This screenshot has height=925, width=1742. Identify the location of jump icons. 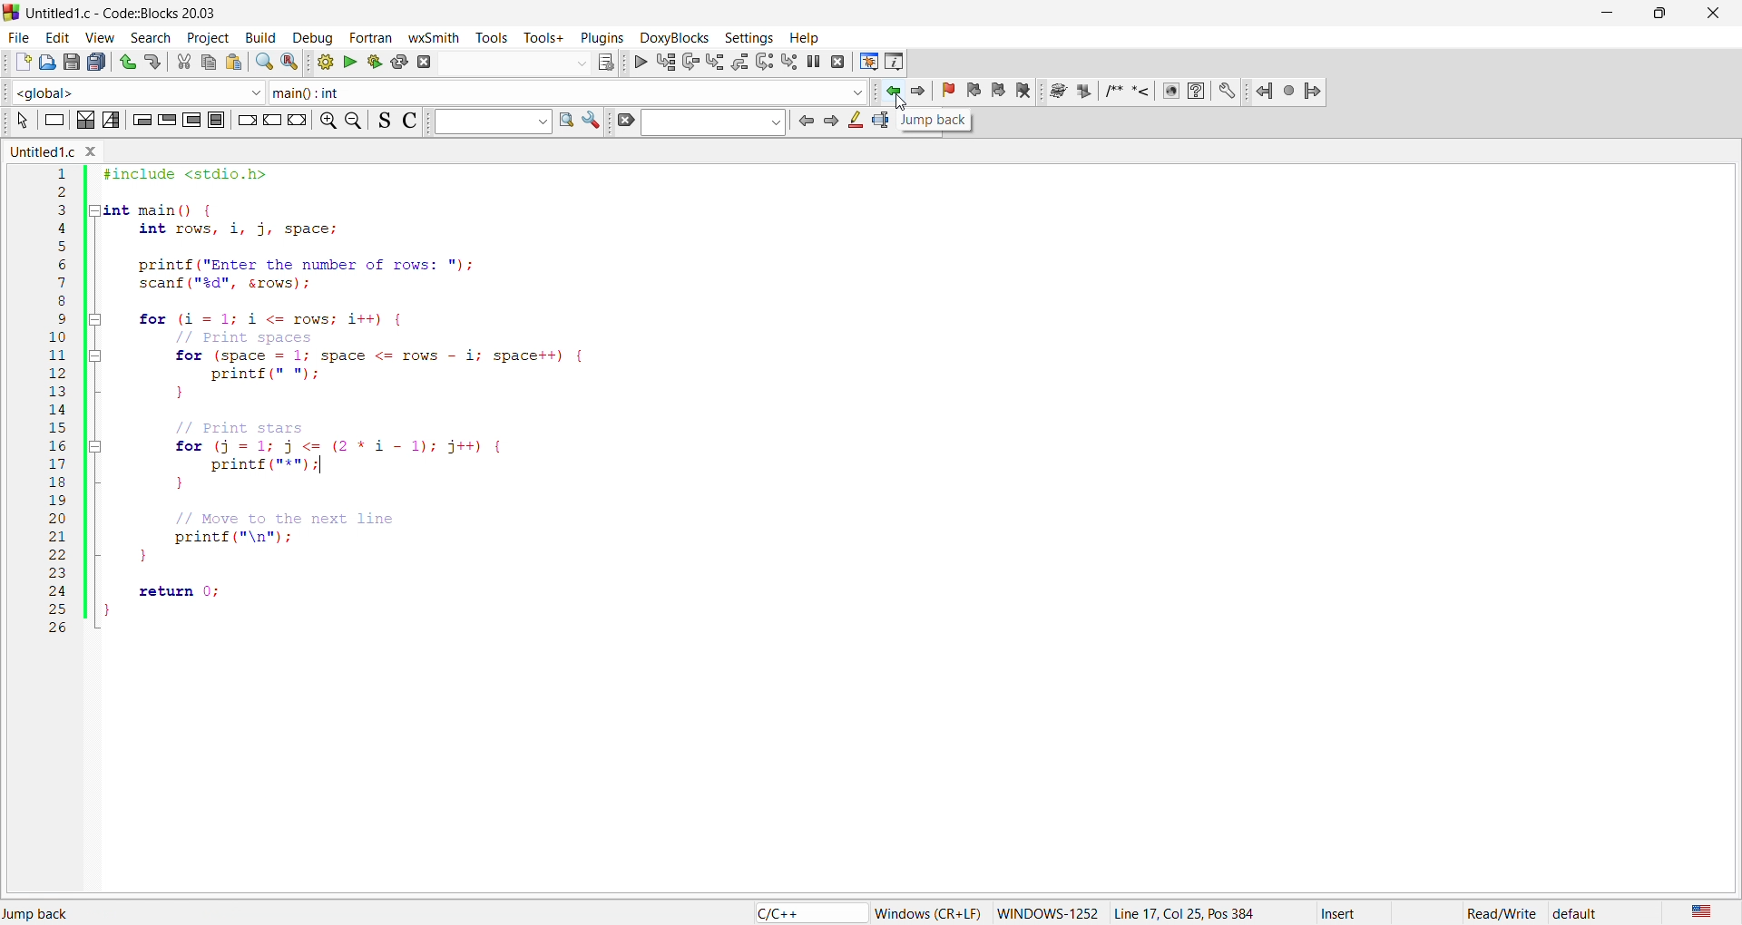
(1283, 89).